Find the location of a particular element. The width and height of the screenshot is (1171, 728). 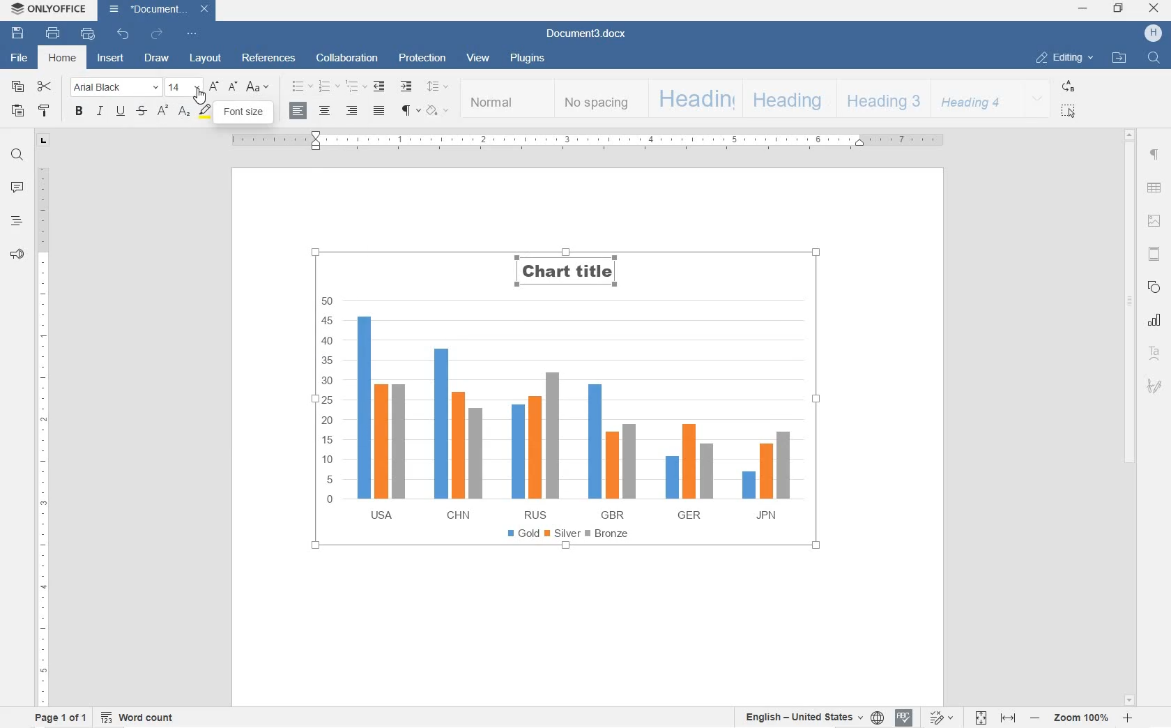

COPY is located at coordinates (17, 87).